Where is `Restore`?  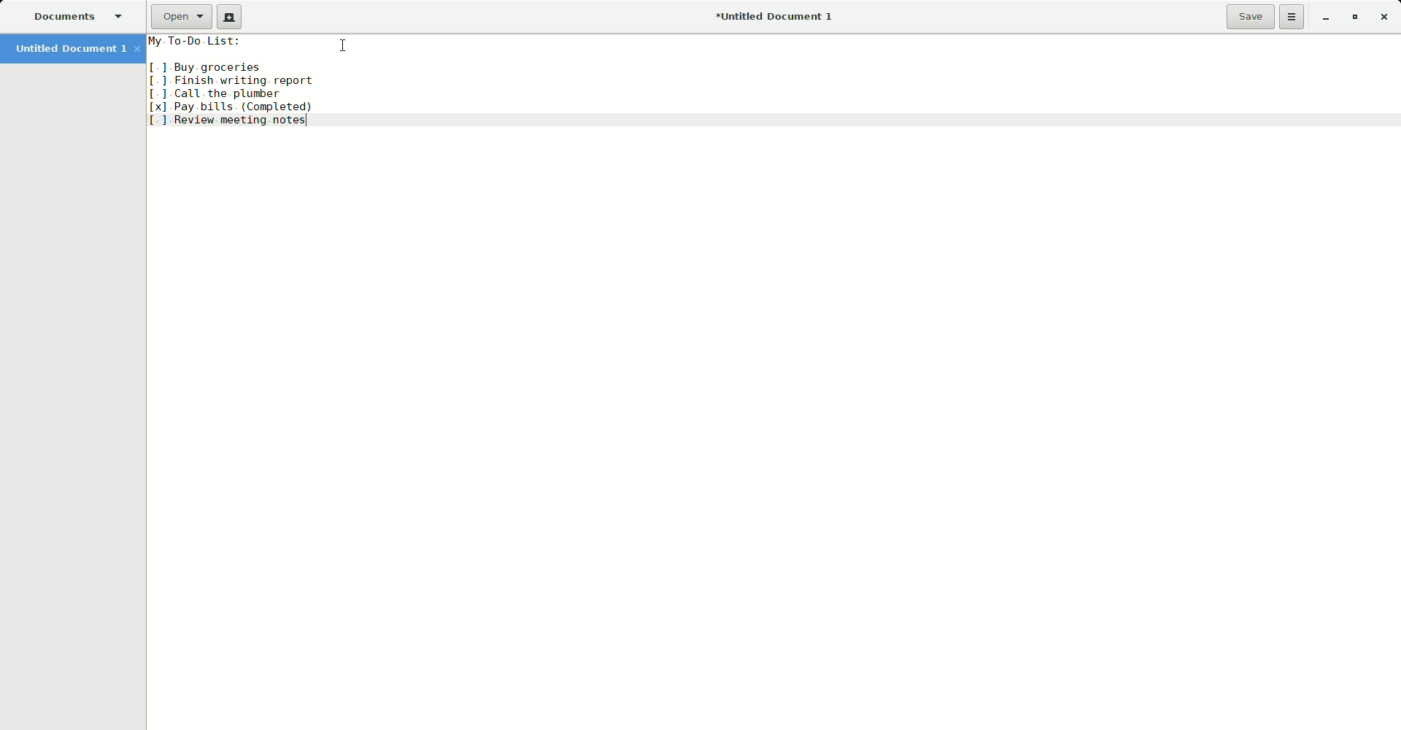
Restore is located at coordinates (1353, 17).